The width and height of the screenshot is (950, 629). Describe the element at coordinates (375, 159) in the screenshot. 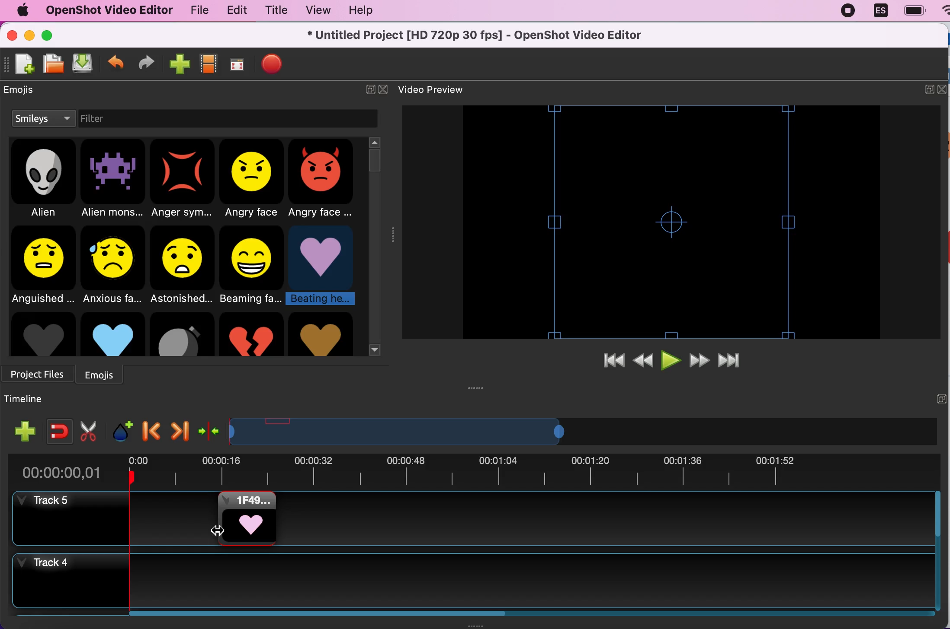

I see `vertical slider` at that location.